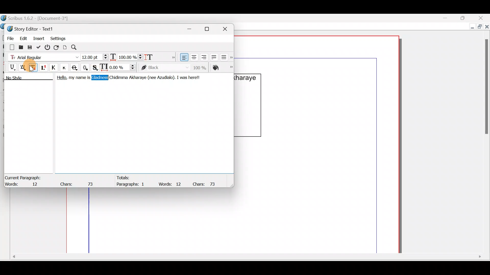 This screenshot has width=490, height=275. Describe the element at coordinates (193, 56) in the screenshot. I see `Align text center` at that location.